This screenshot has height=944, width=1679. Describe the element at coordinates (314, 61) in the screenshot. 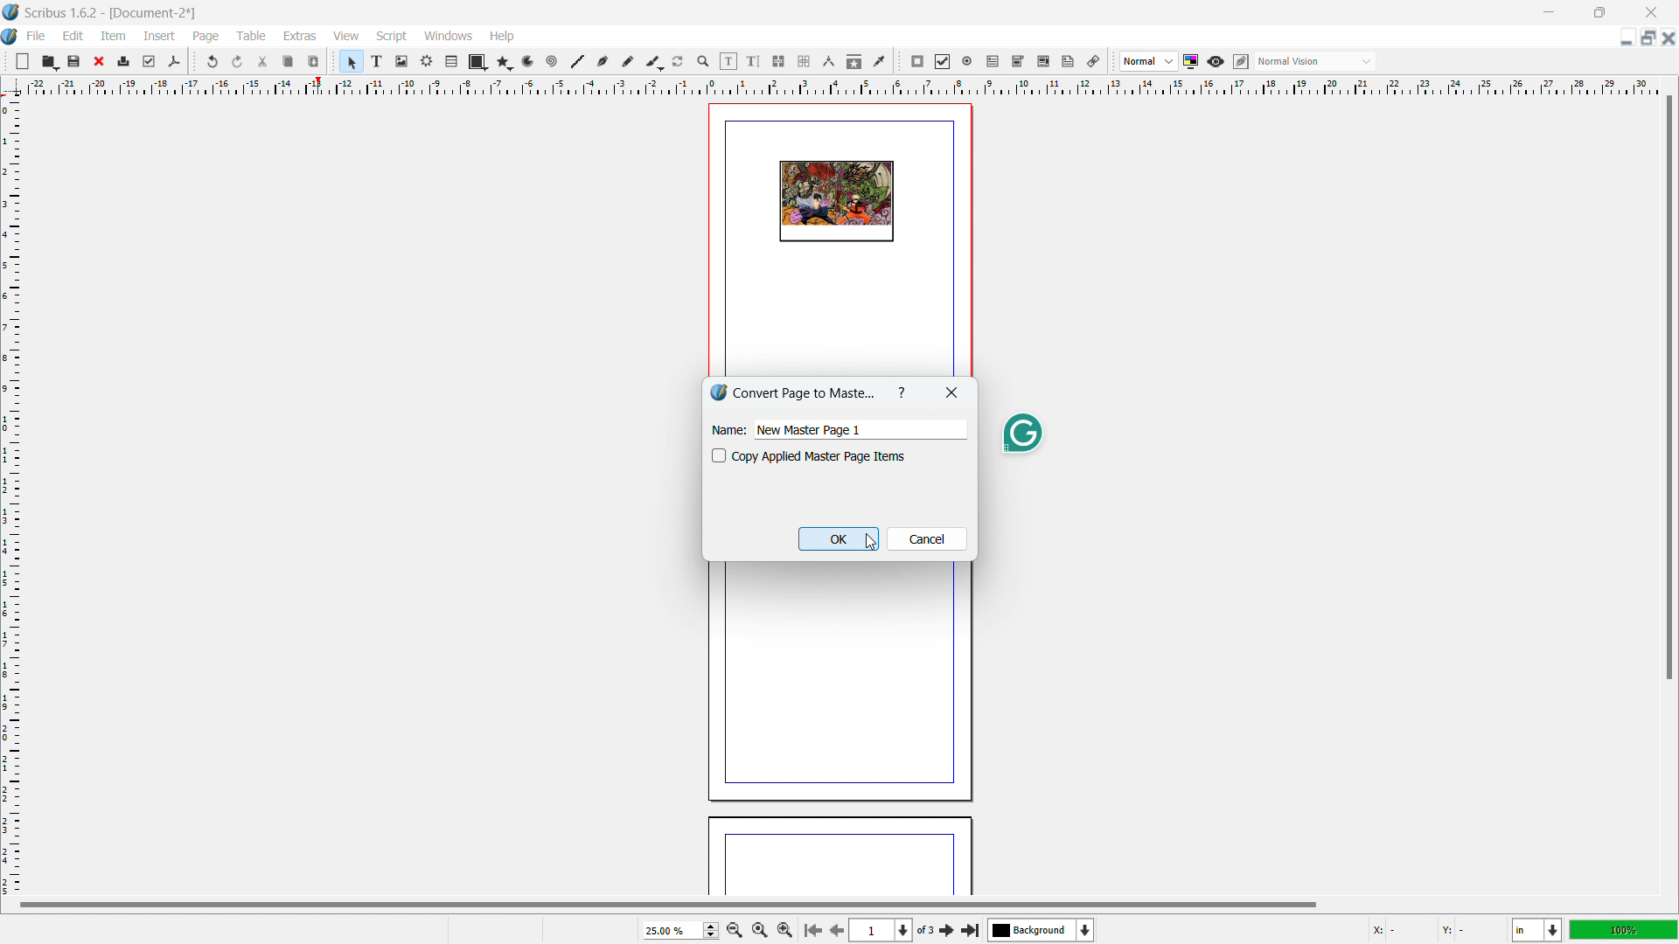

I see `paste` at that location.